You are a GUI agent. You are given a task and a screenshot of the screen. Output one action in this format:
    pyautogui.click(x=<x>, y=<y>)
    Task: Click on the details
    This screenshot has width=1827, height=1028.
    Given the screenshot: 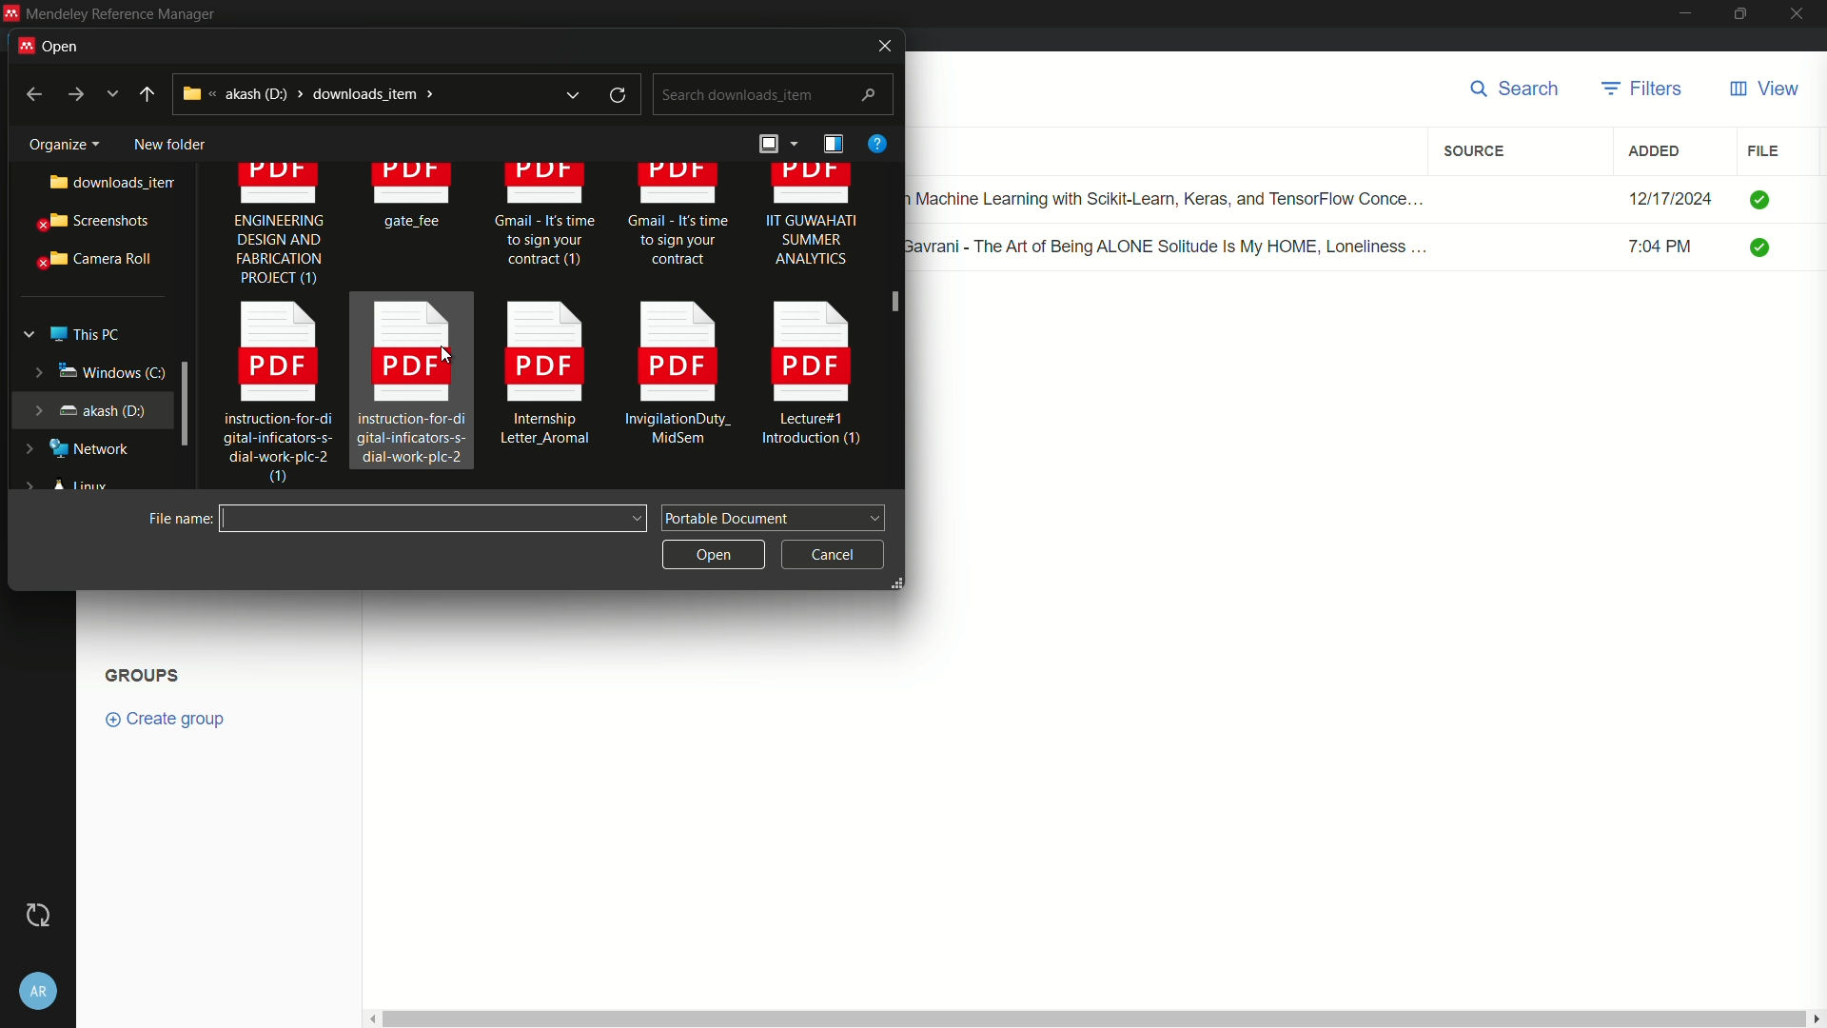 What is the action you would take?
    pyautogui.click(x=833, y=144)
    